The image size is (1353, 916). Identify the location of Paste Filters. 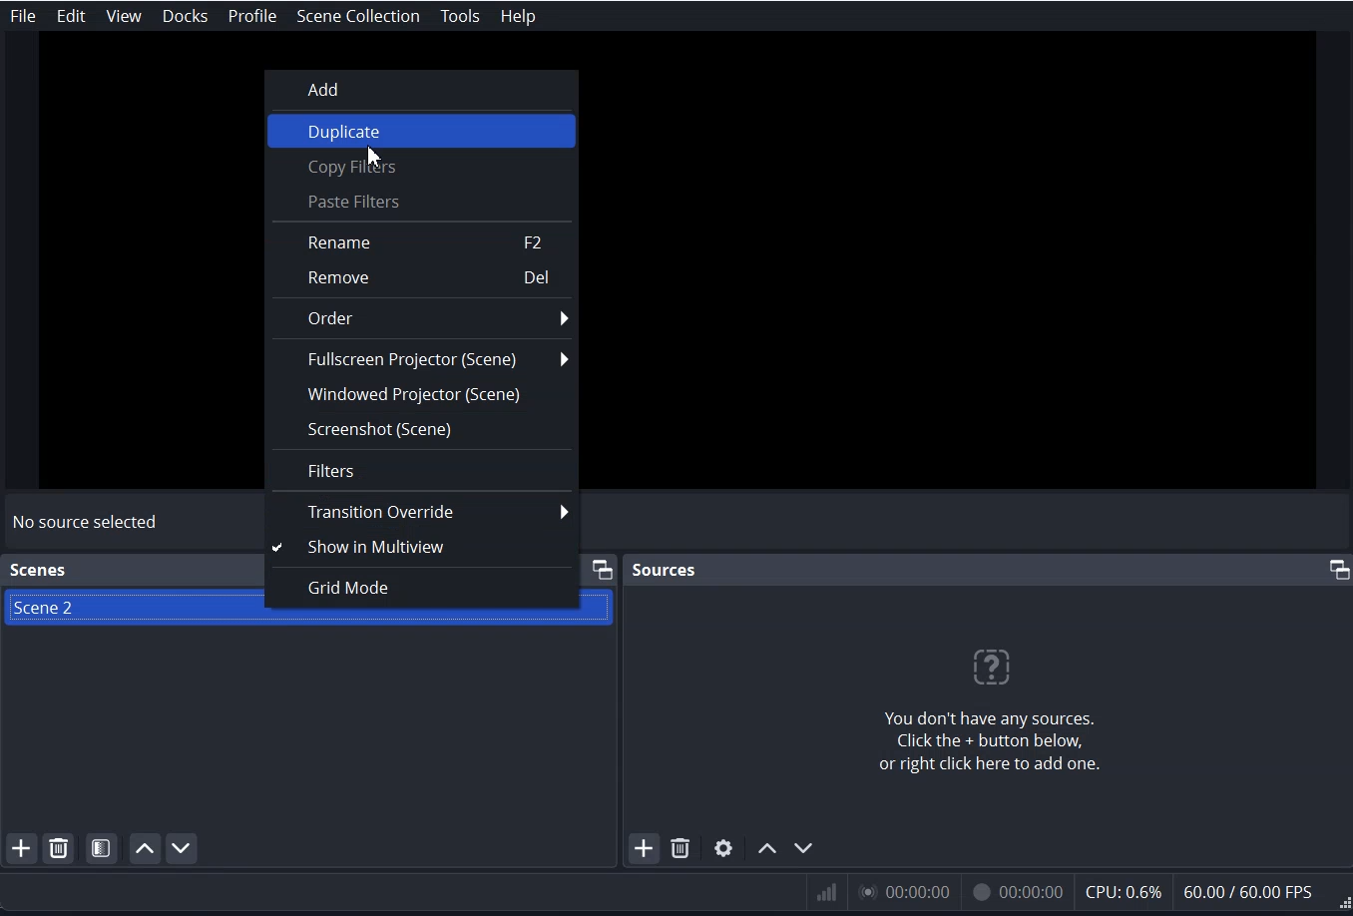
(421, 200).